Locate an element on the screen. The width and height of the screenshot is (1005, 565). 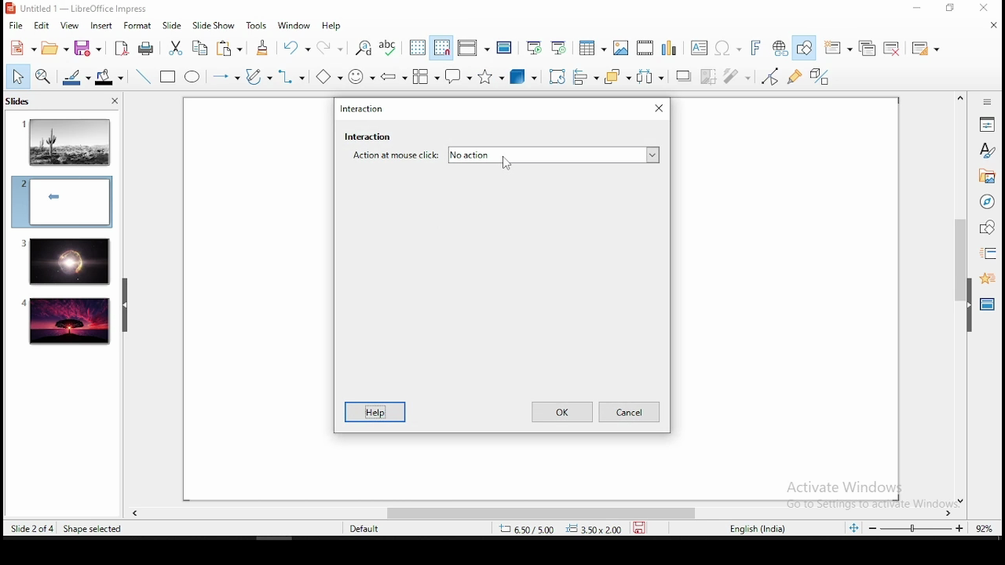
connectors is located at coordinates (289, 77).